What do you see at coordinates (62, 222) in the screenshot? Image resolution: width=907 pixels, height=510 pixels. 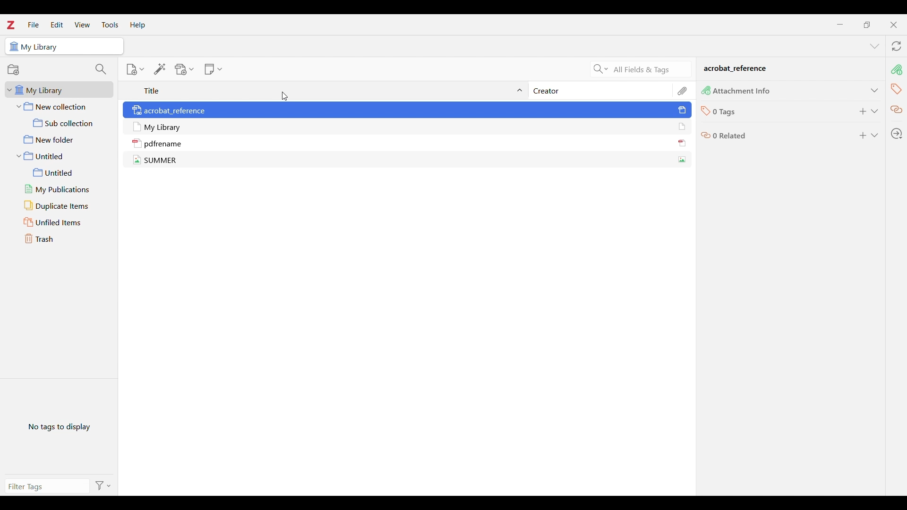 I see `Unfiled items folder` at bounding box center [62, 222].